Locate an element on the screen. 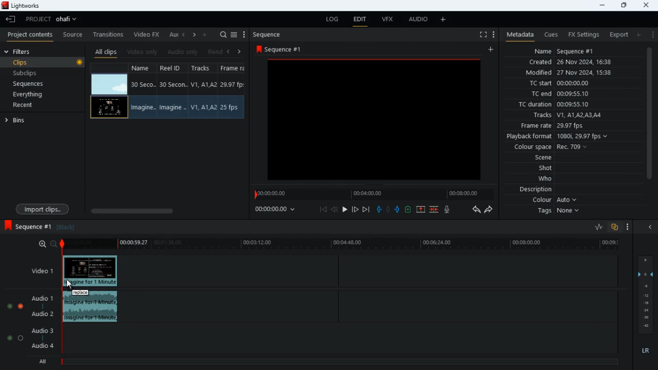 The width and height of the screenshot is (658, 370). au is located at coordinates (174, 34).